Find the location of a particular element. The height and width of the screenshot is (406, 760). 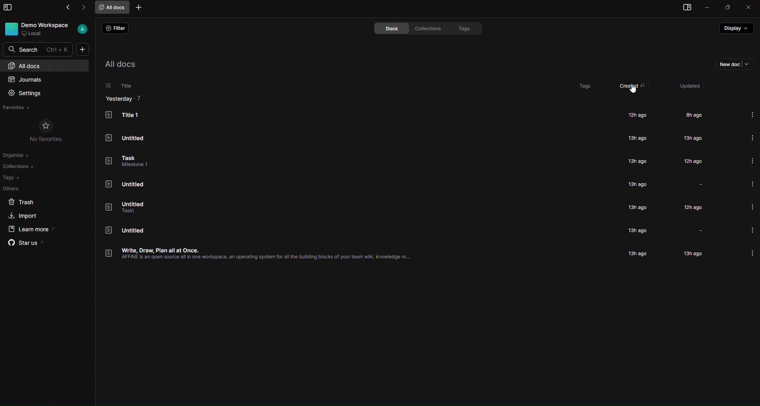

title is located at coordinates (121, 85).